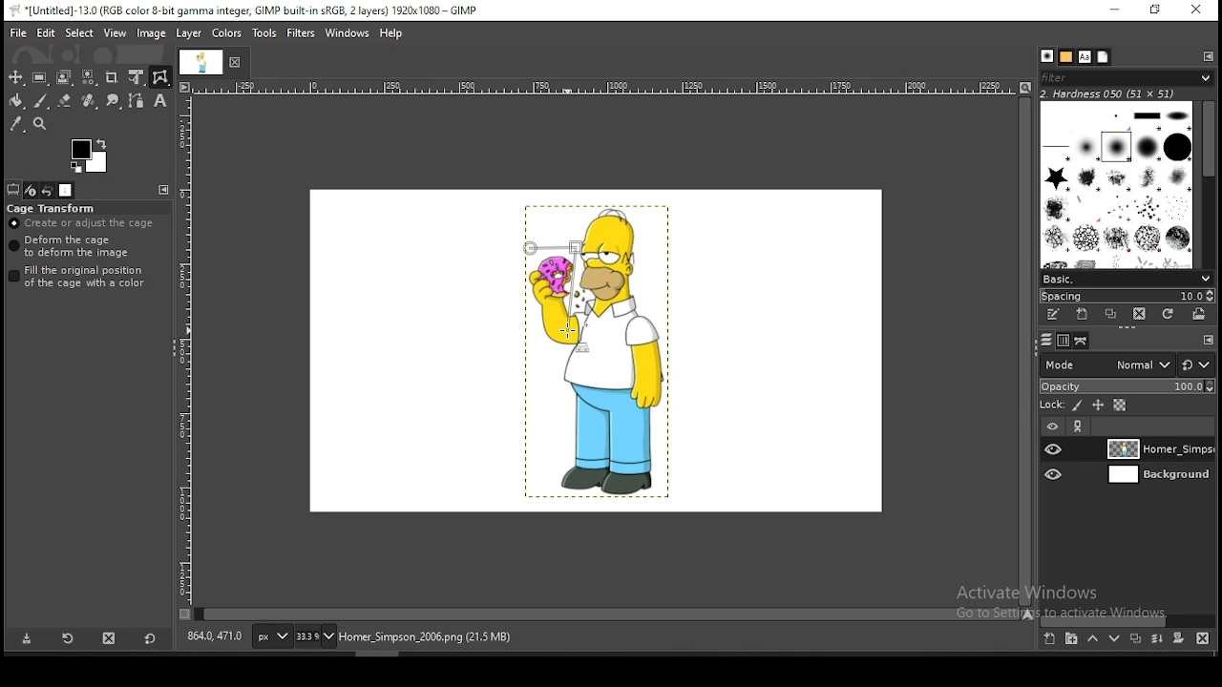 This screenshot has height=687, width=1222. Describe the element at coordinates (1207, 181) in the screenshot. I see `scroll bar` at that location.